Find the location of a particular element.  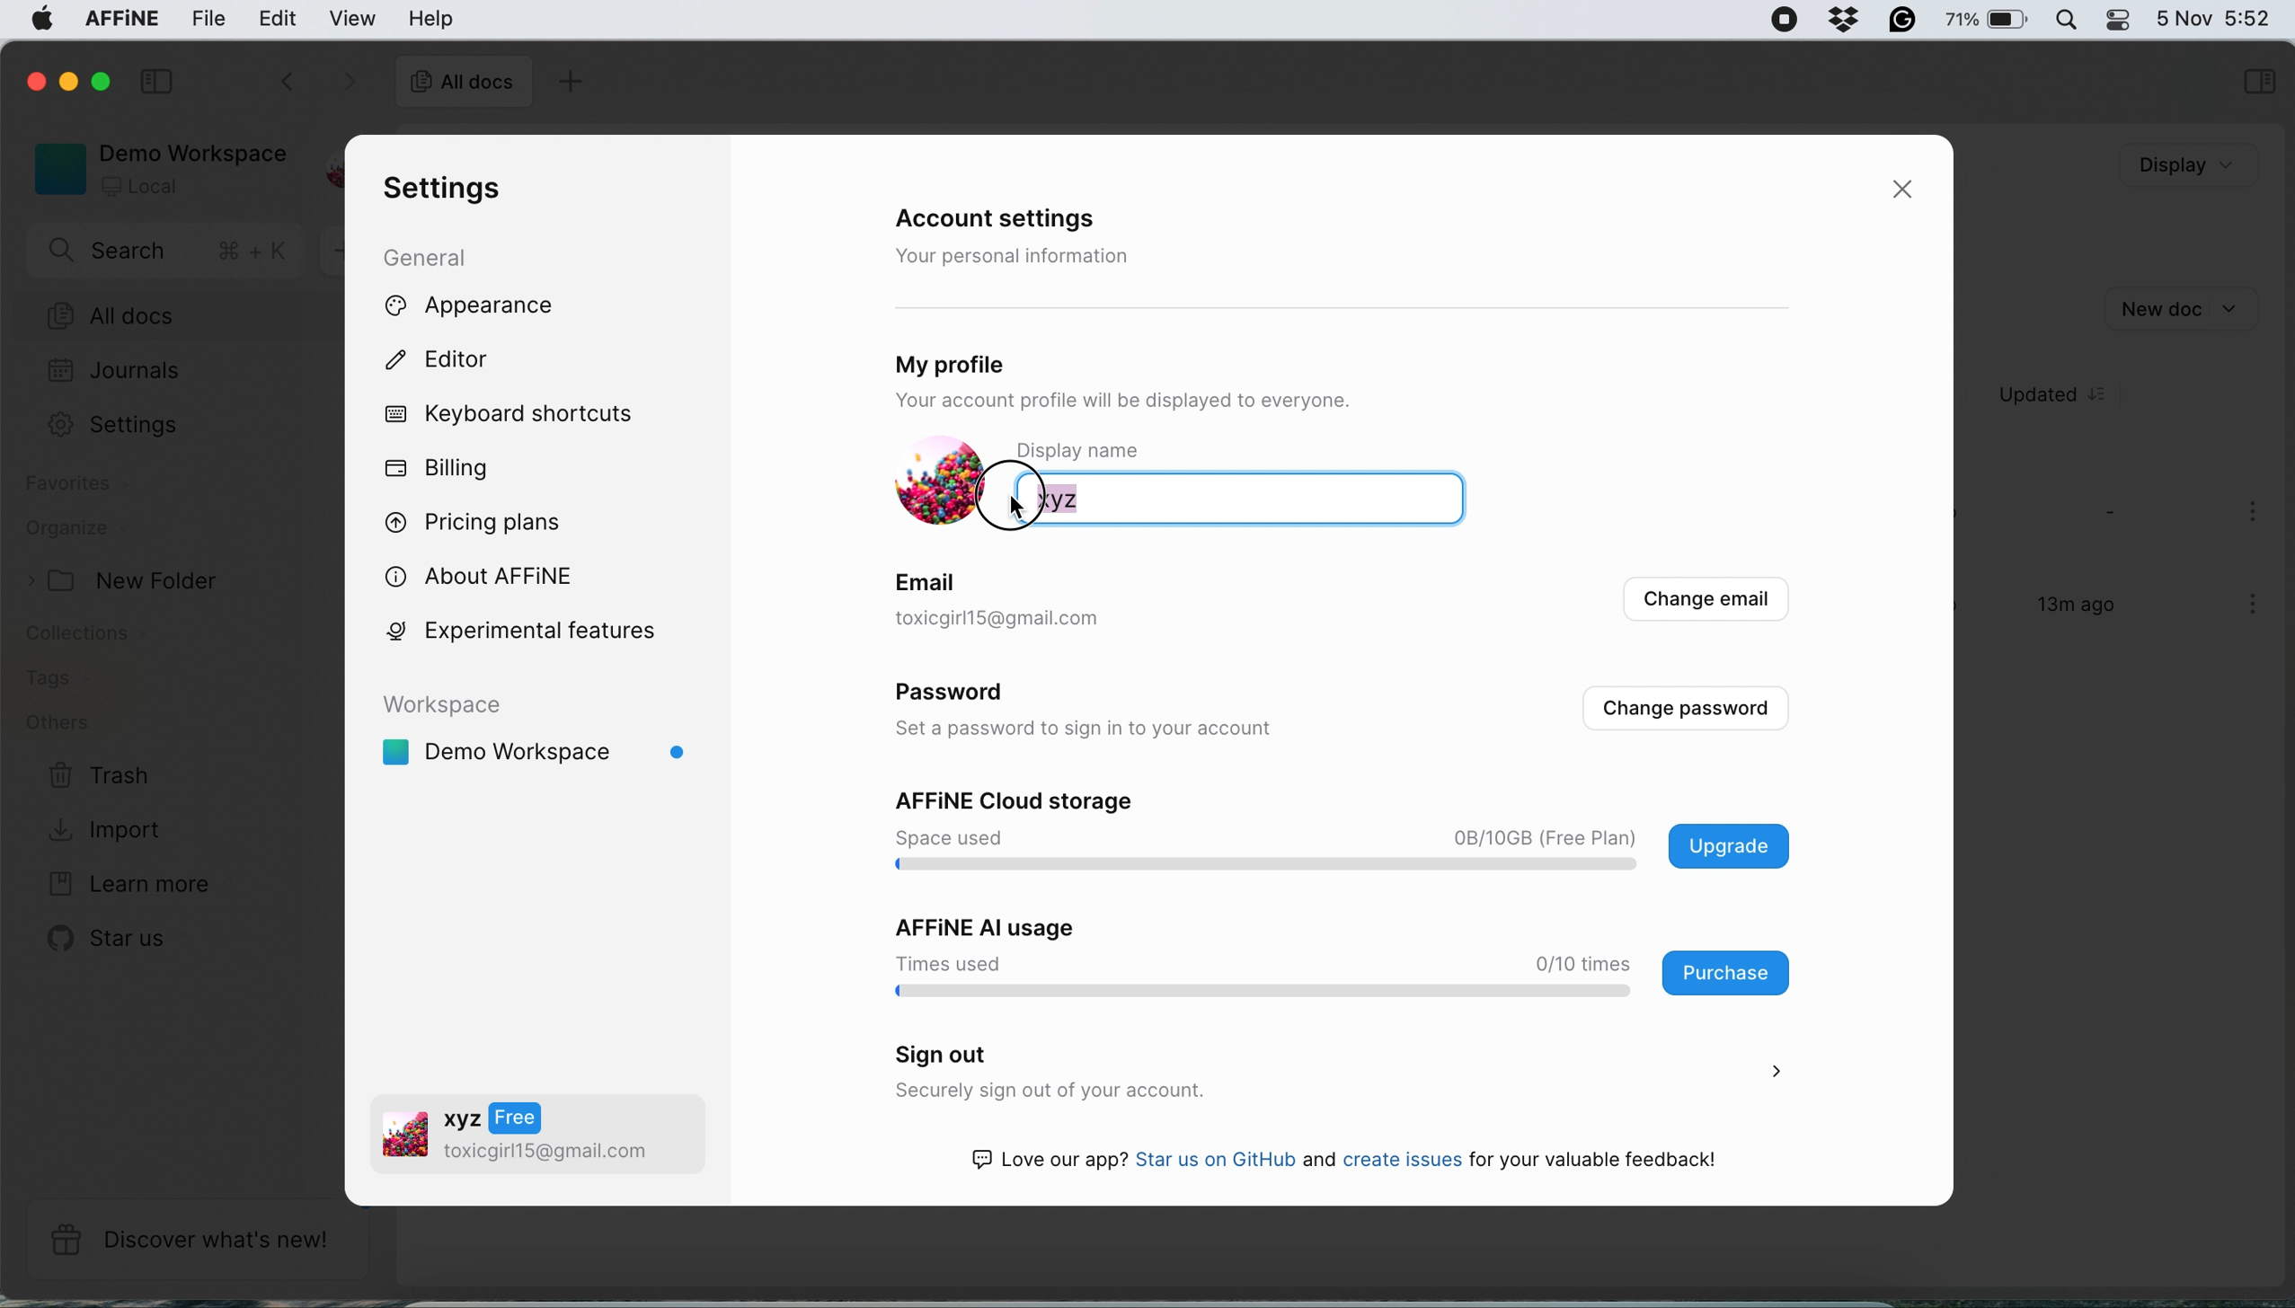

all docs is located at coordinates (463, 84).